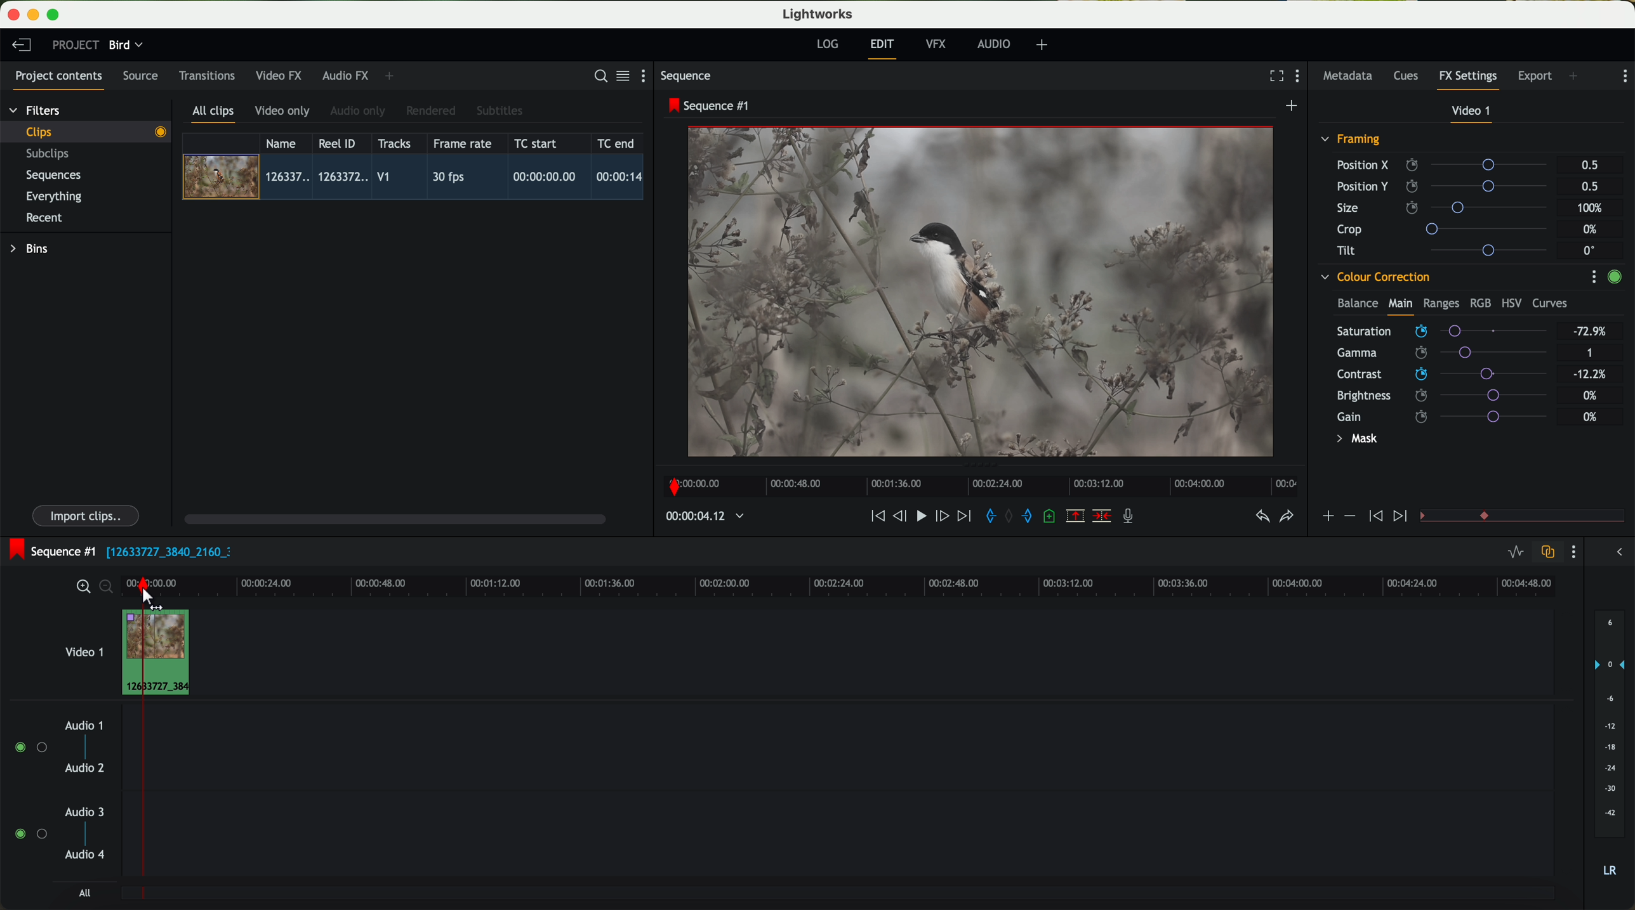 This screenshot has width=1635, height=910. What do you see at coordinates (1010, 516) in the screenshot?
I see `clear marks` at bounding box center [1010, 516].